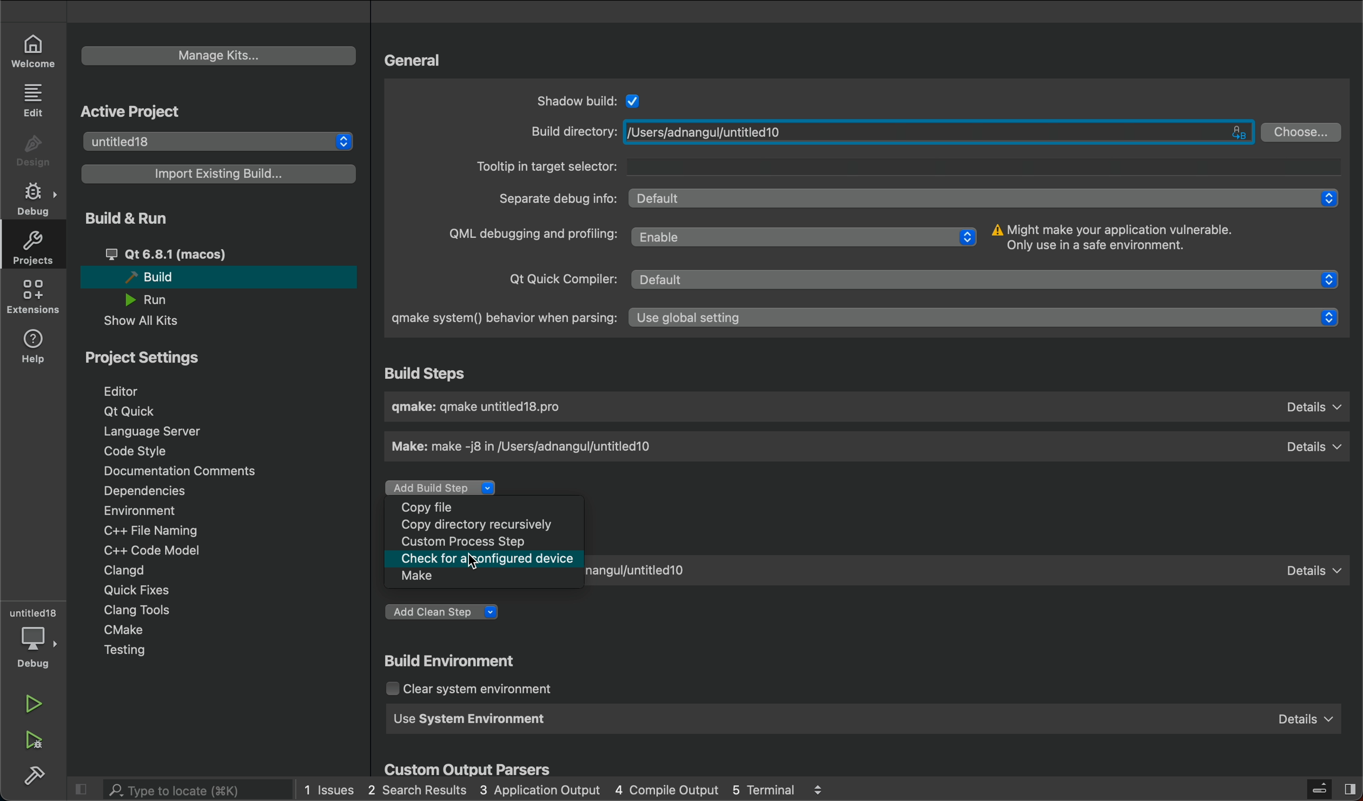 The height and width of the screenshot is (801, 1363). What do you see at coordinates (34, 51) in the screenshot?
I see `welcome` at bounding box center [34, 51].